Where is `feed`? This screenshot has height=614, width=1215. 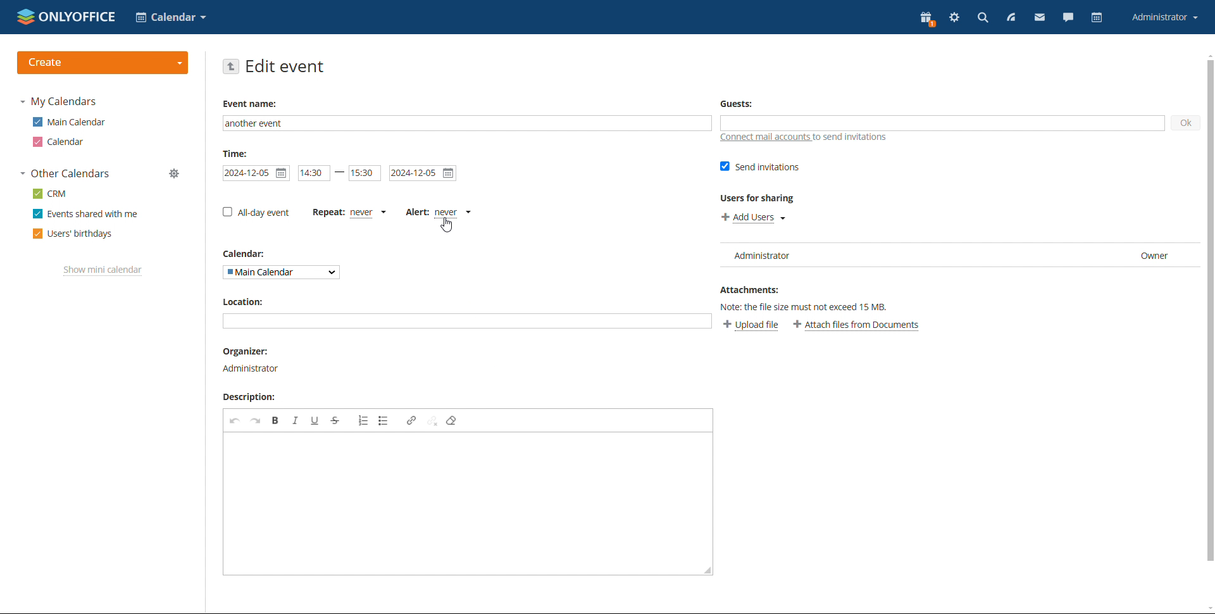
feed is located at coordinates (1010, 18).